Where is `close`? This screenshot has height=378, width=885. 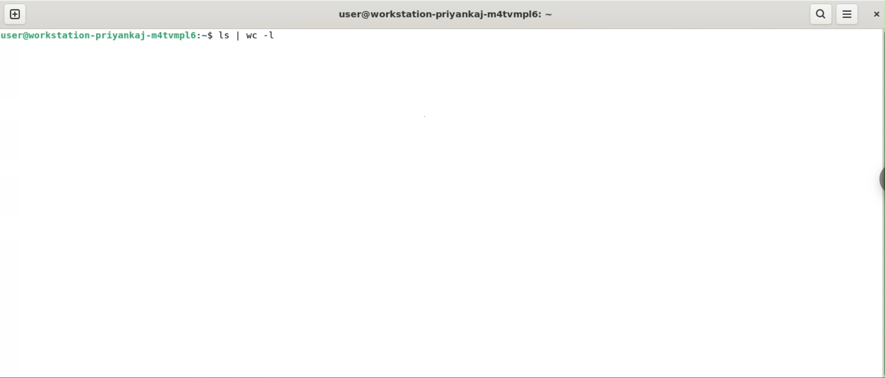
close is located at coordinates (876, 15).